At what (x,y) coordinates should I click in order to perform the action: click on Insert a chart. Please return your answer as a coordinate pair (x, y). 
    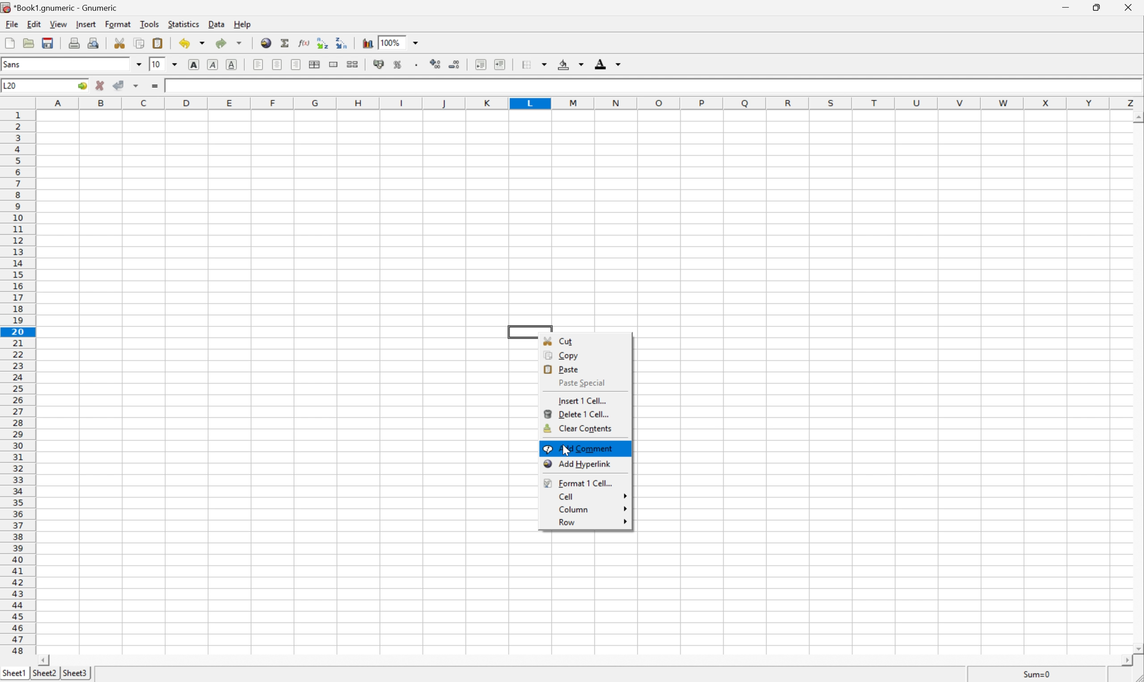
    Looking at the image, I should click on (367, 44).